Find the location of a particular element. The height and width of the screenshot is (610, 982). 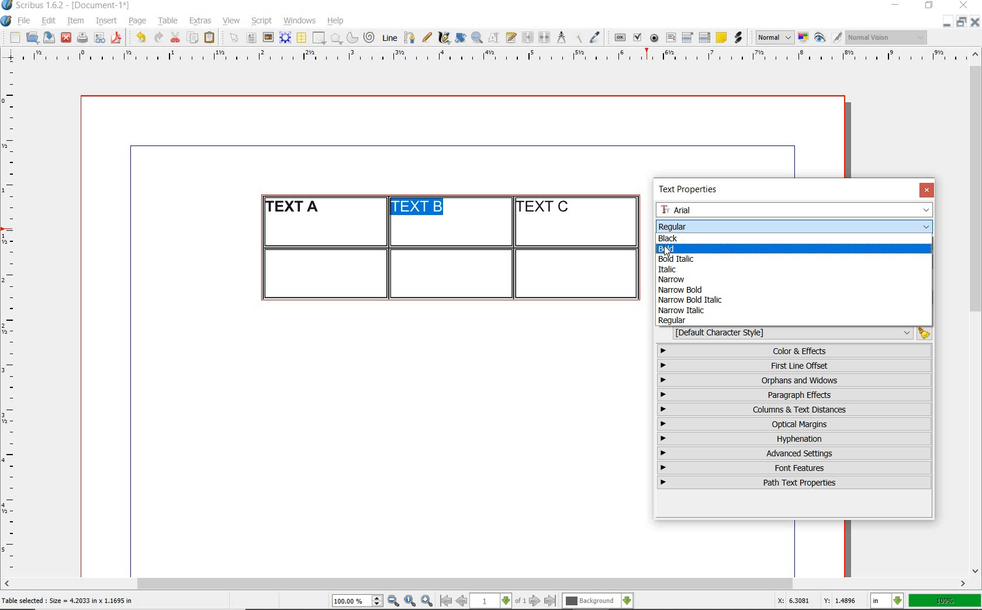

go to next page is located at coordinates (535, 601).